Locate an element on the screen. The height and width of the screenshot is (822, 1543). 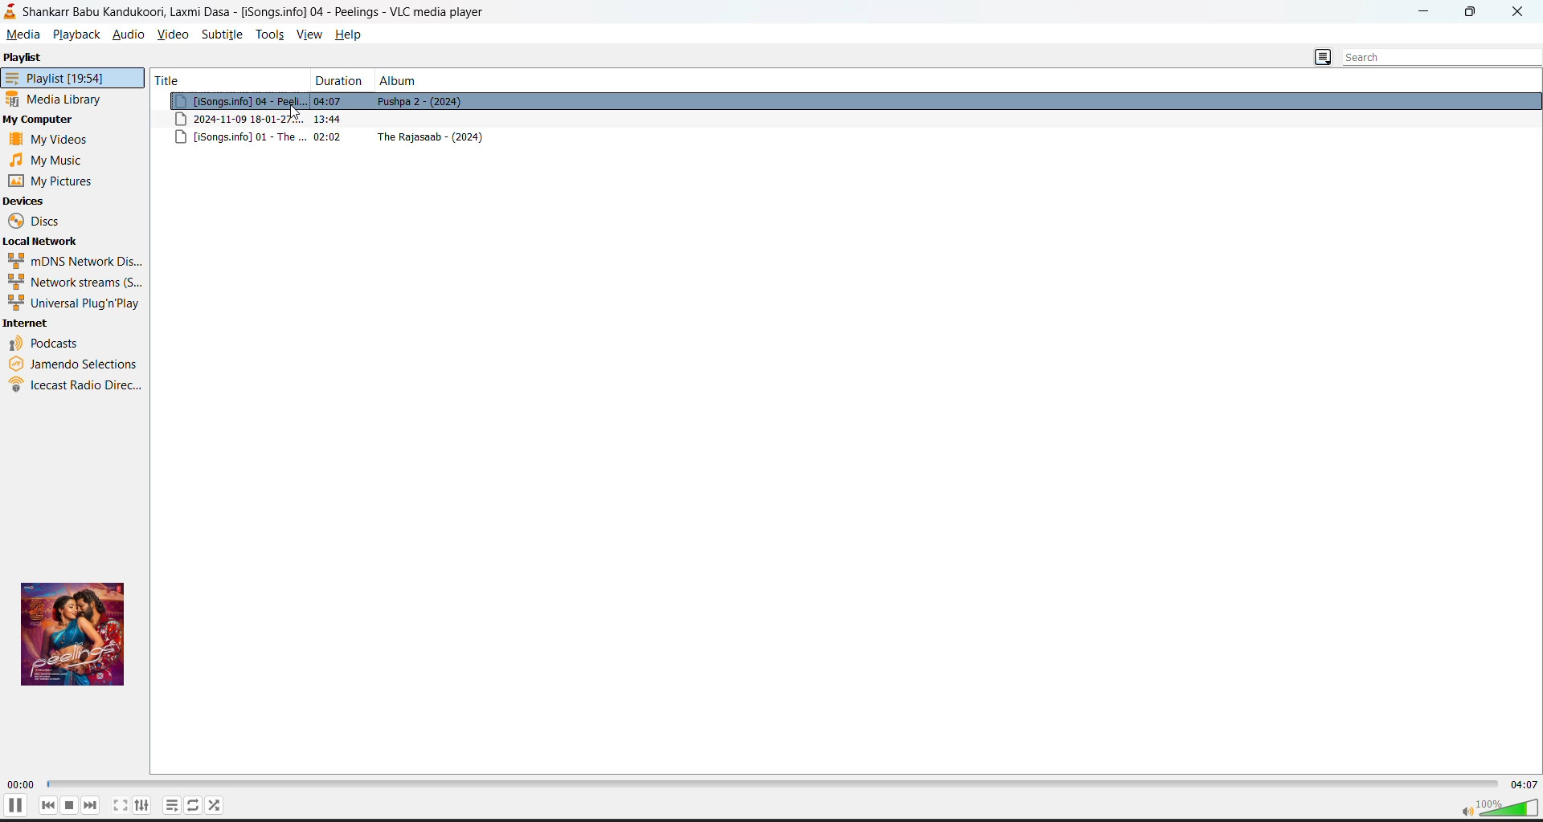
audio is located at coordinates (128, 35).